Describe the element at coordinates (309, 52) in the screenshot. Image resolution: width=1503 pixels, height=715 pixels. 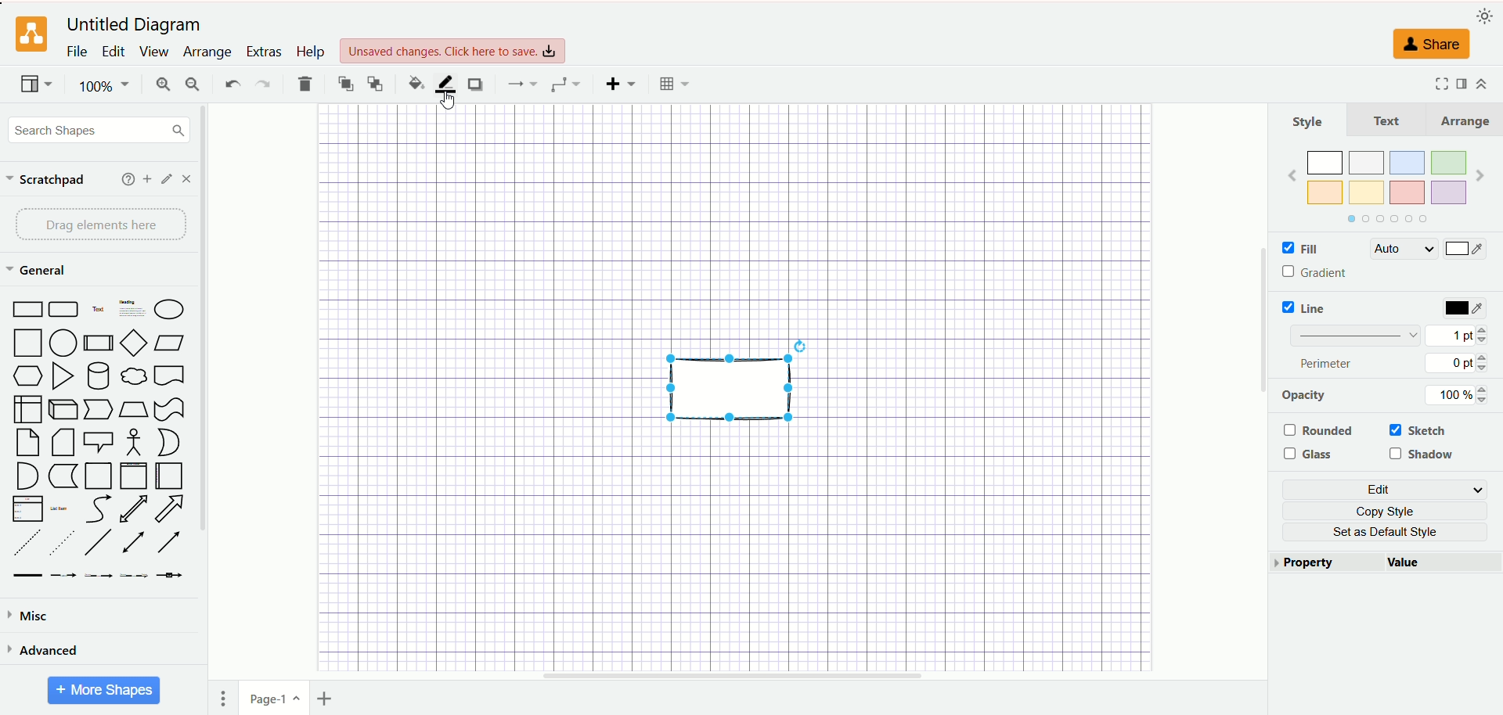
I see `help` at that location.